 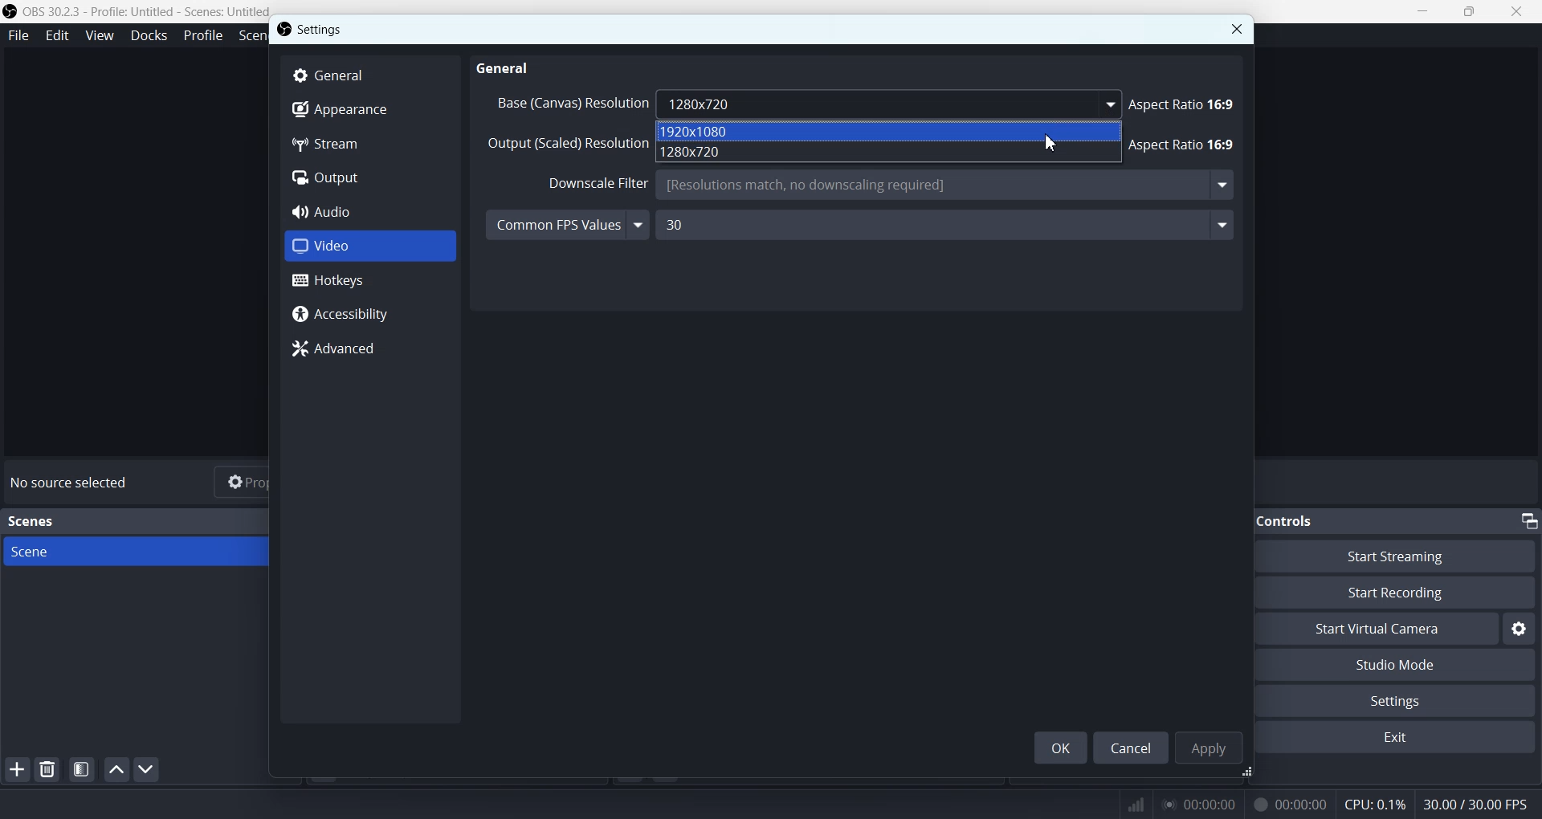 What do you see at coordinates (1422, 10) in the screenshot?
I see `Minimize` at bounding box center [1422, 10].